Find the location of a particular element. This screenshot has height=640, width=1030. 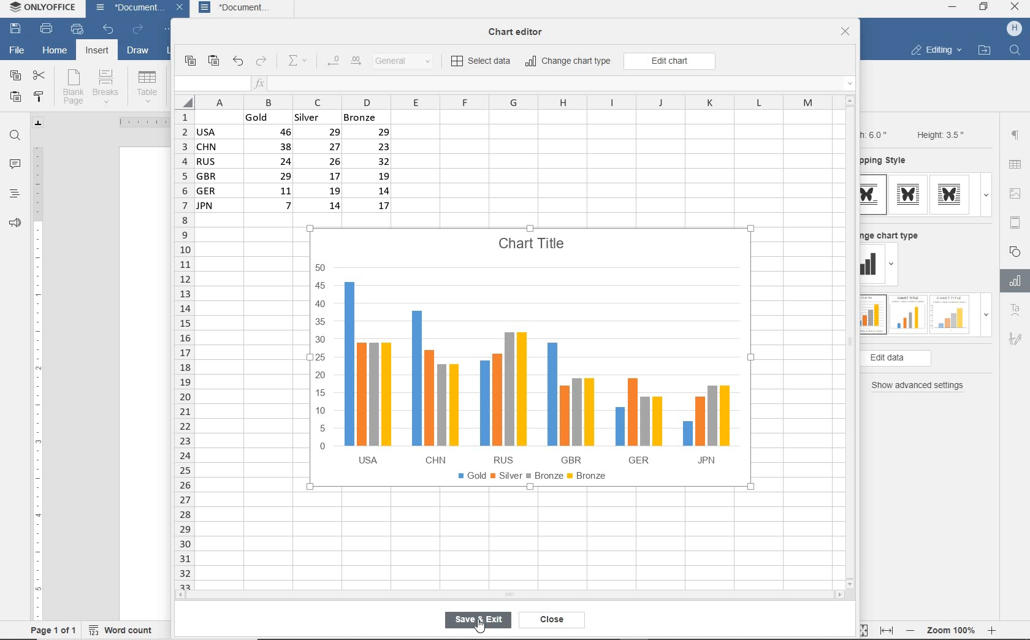

columns is located at coordinates (505, 102).